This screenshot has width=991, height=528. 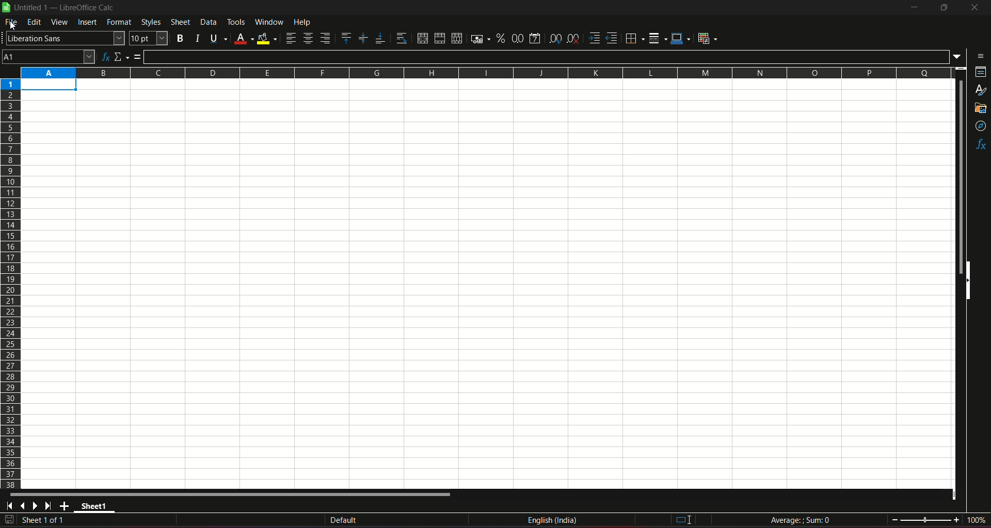 I want to click on close, so click(x=972, y=9).